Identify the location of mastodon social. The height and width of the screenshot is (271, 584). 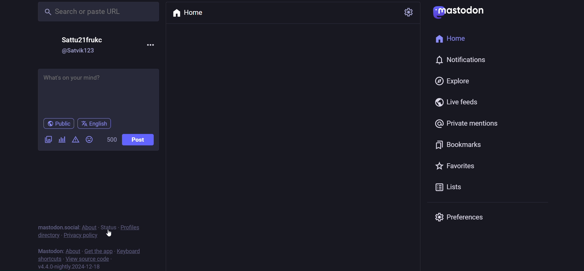
(58, 226).